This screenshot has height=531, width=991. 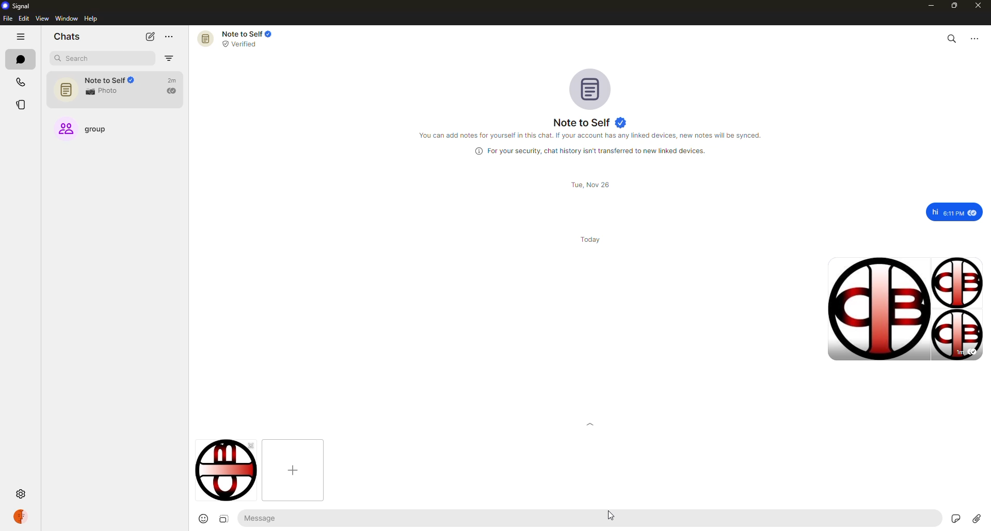 I want to click on maximize, so click(x=952, y=5).